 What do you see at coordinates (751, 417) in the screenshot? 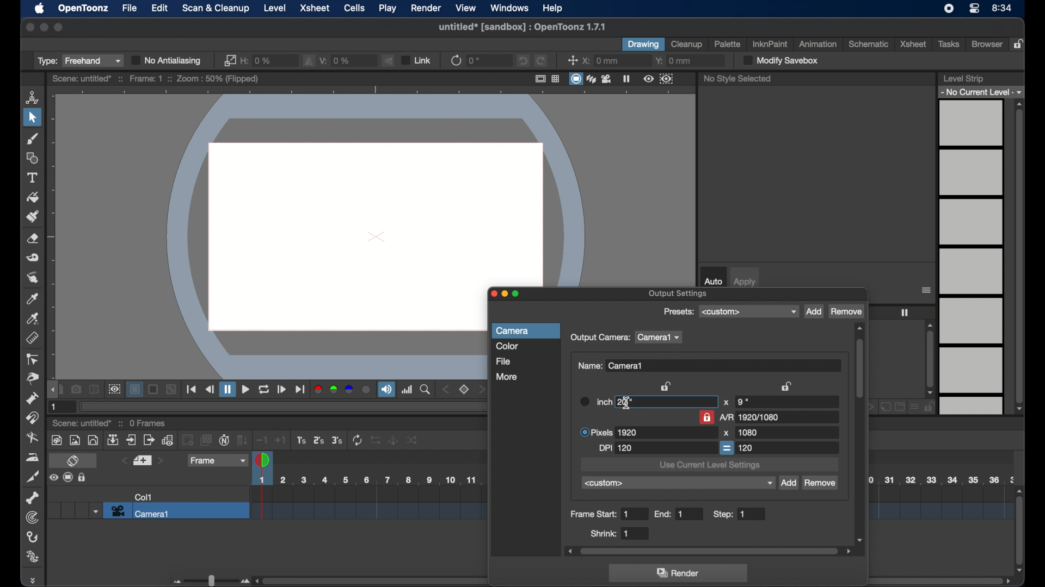
I see `A/R` at bounding box center [751, 417].